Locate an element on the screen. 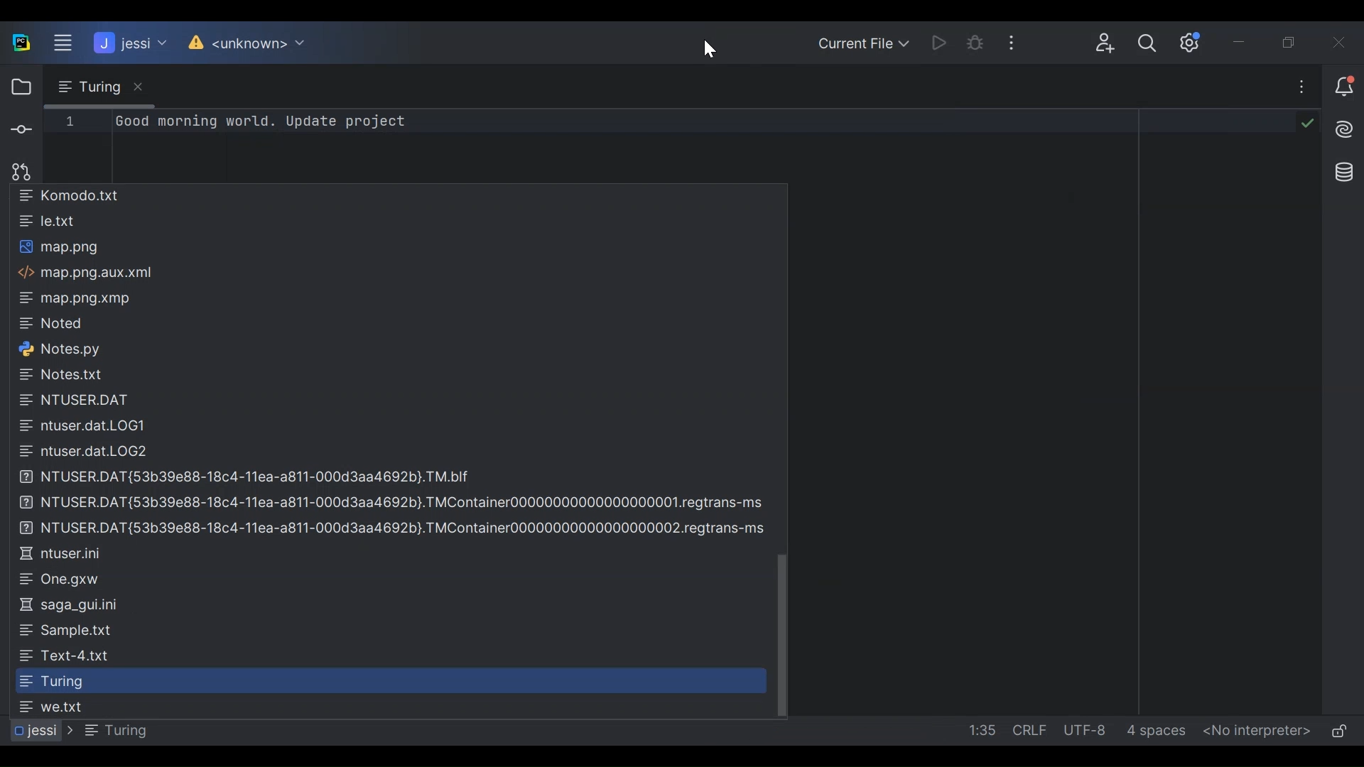 The height and width of the screenshot is (767, 1364). NTUSER.DAT{53b39e88-18c4-11ea-a811-000d3aa4692b}.TMContainer00000000000000000001.regtrans-ms is located at coordinates (396, 502).